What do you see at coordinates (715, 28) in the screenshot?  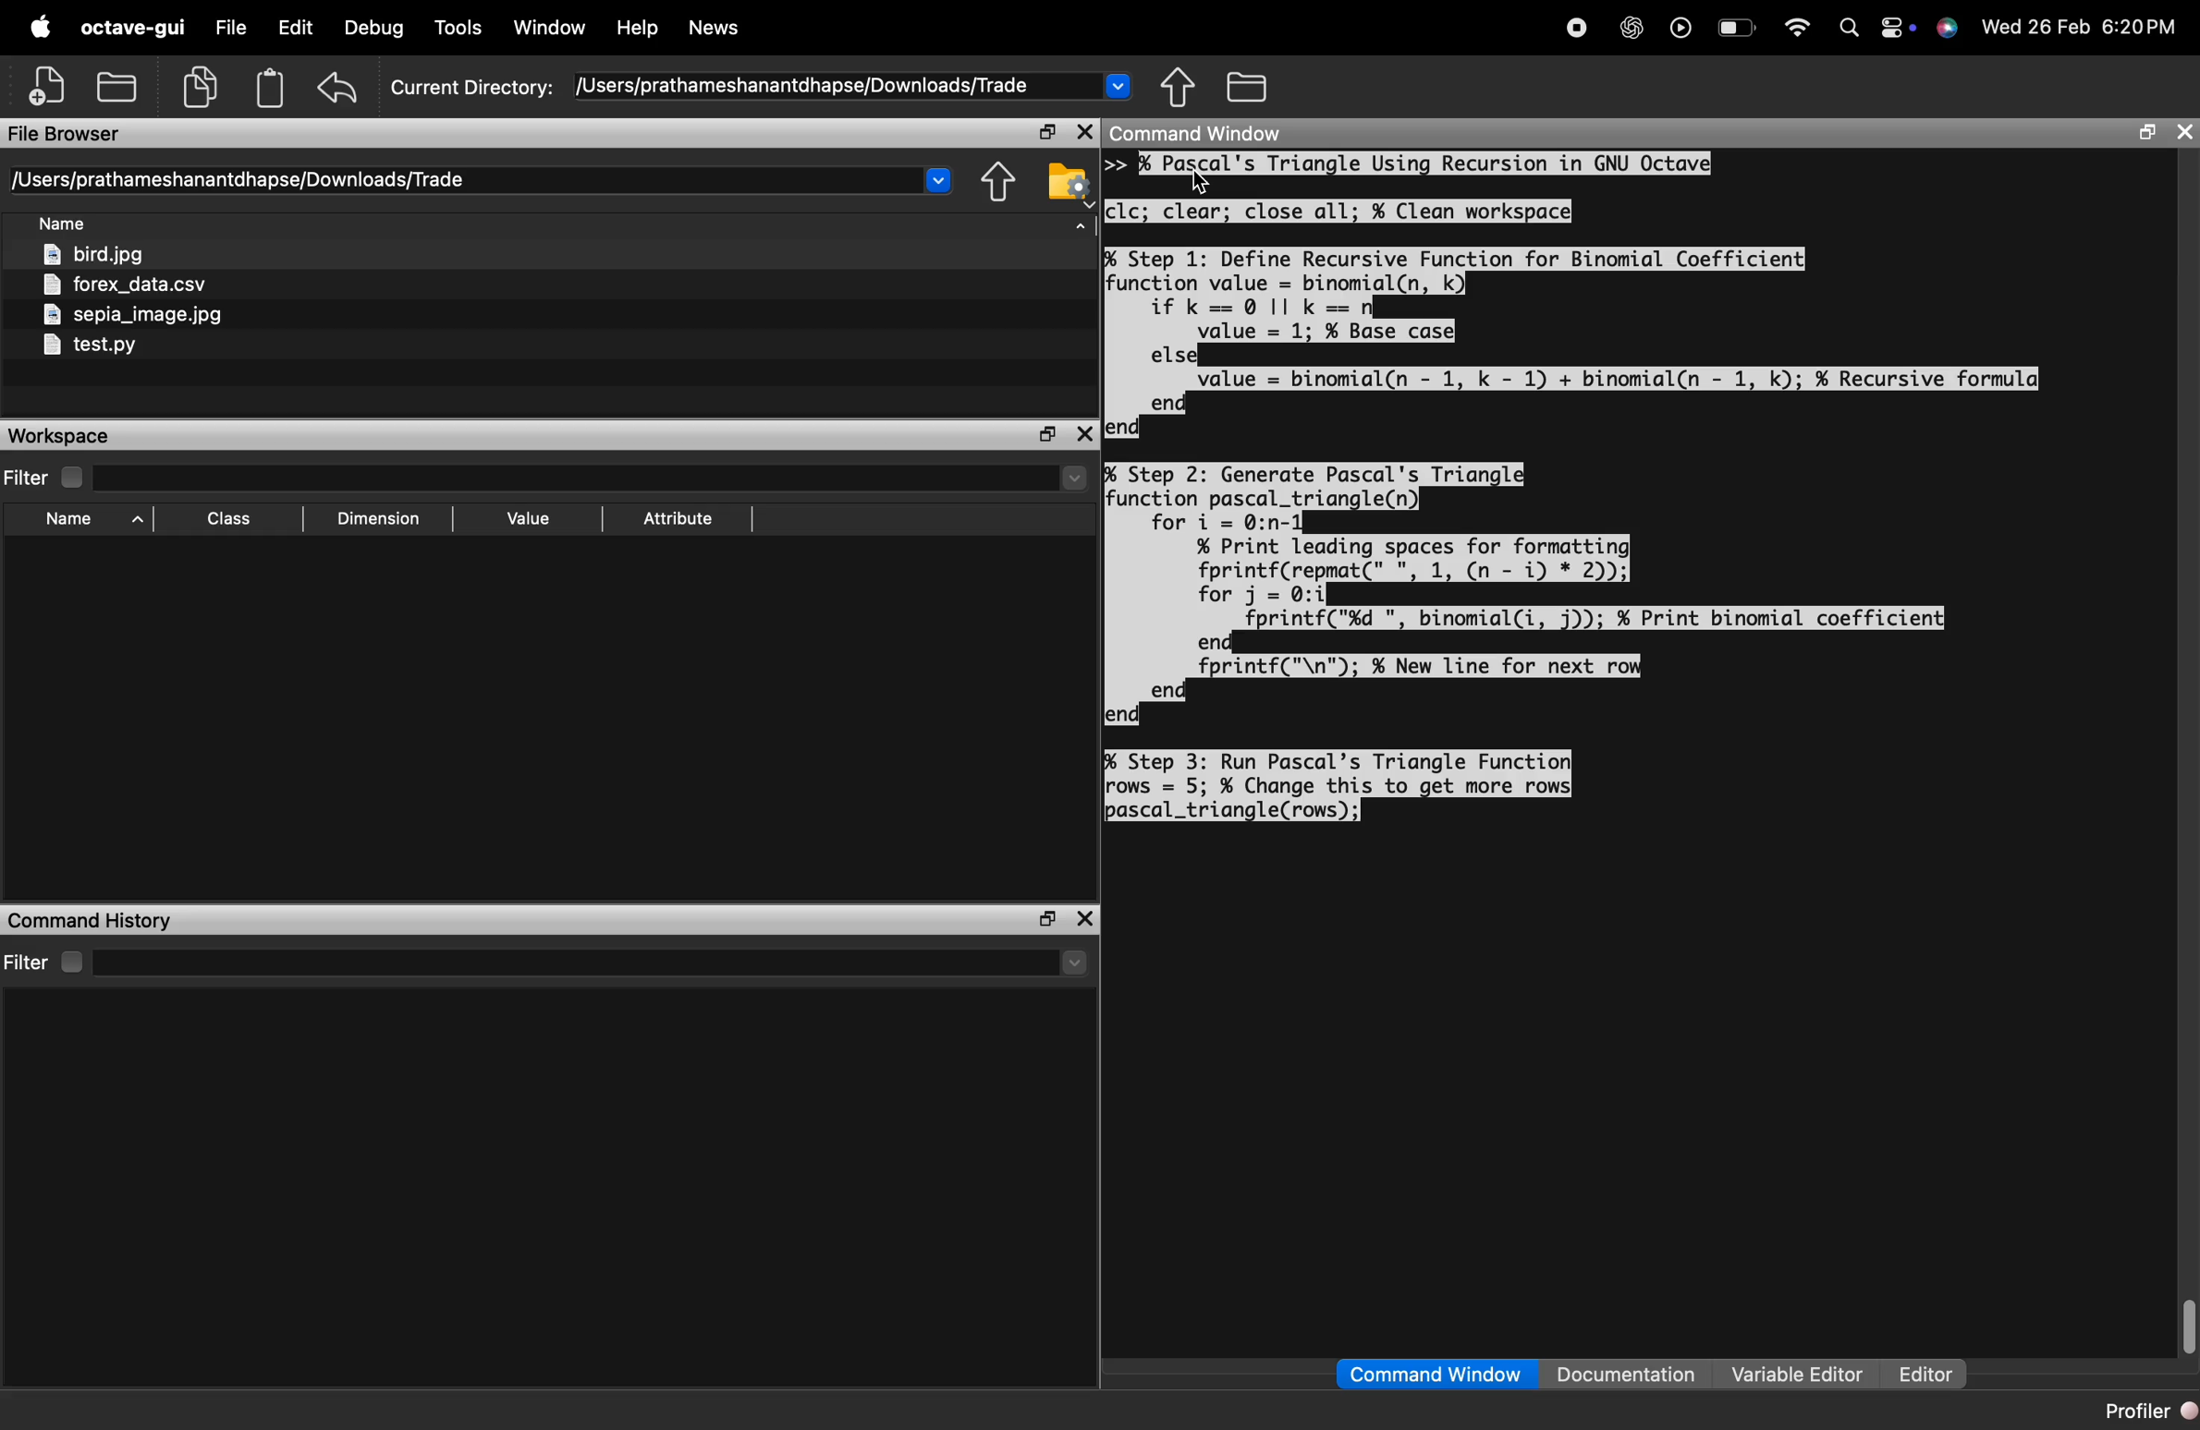 I see `News` at bounding box center [715, 28].